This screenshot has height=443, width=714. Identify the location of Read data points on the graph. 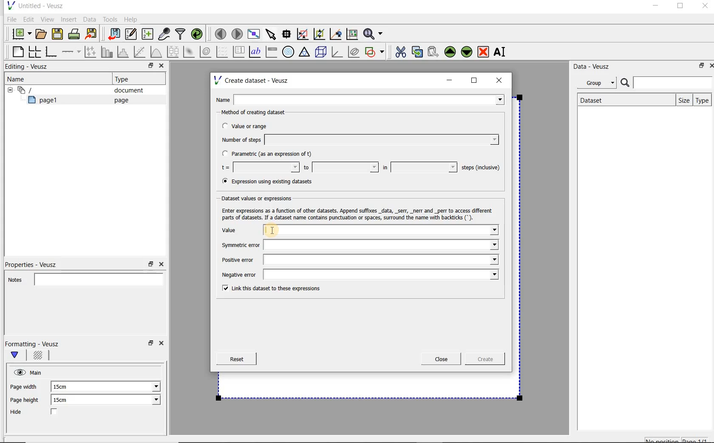
(288, 34).